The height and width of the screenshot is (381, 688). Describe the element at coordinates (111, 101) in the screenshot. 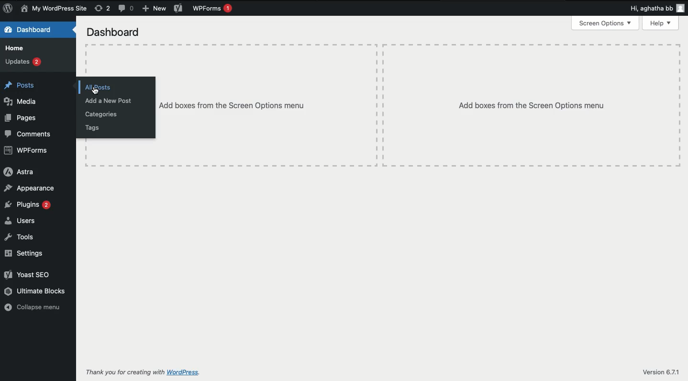

I see `Add a new post` at that location.